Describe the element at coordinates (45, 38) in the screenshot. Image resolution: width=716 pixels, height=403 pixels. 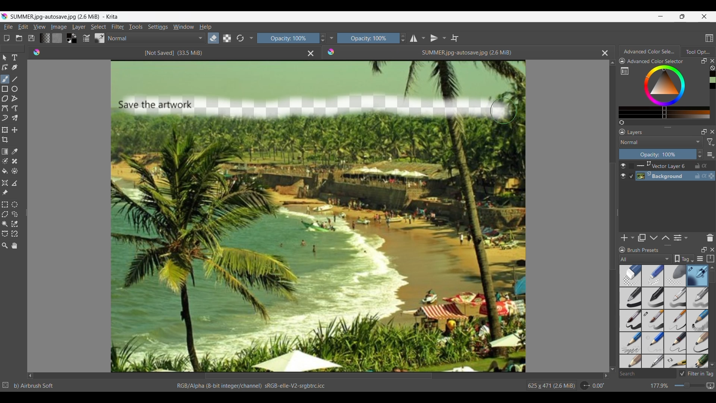
I see `Fill gradients` at that location.